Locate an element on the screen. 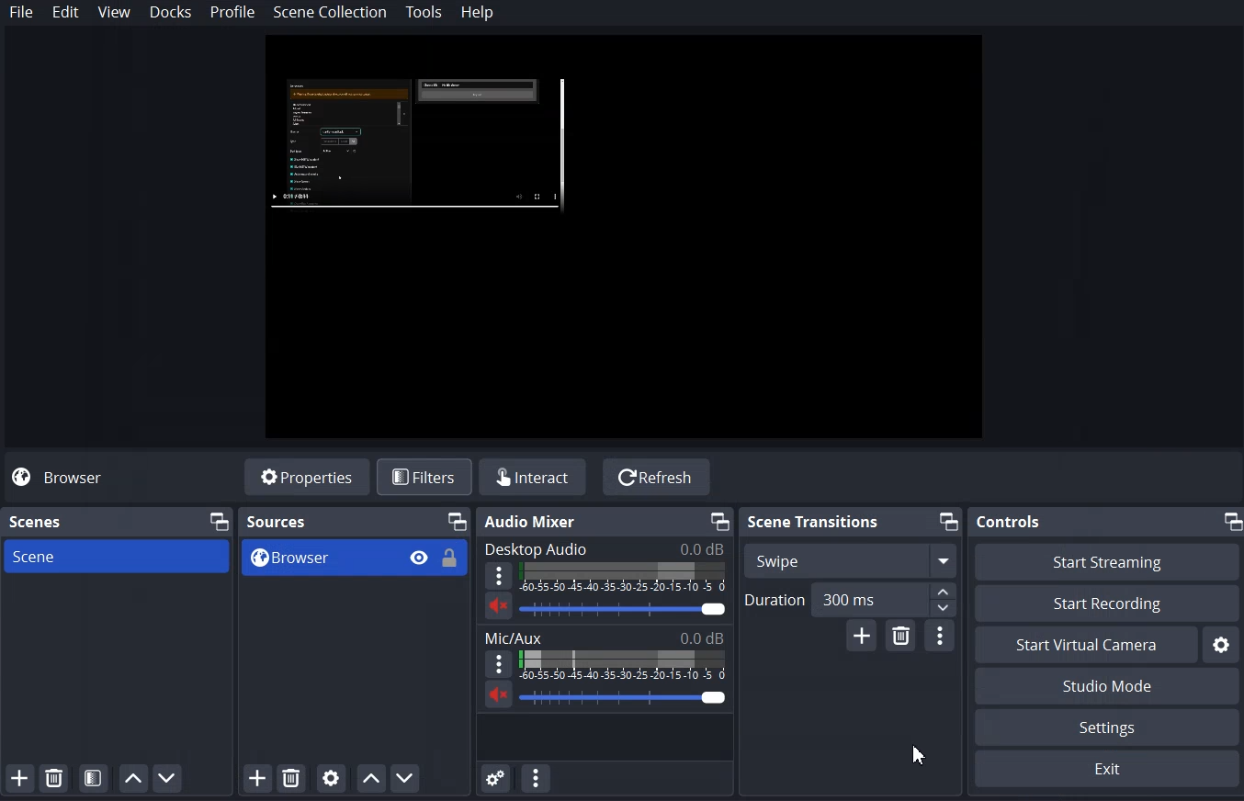  Mic/Aux is located at coordinates (605, 637).